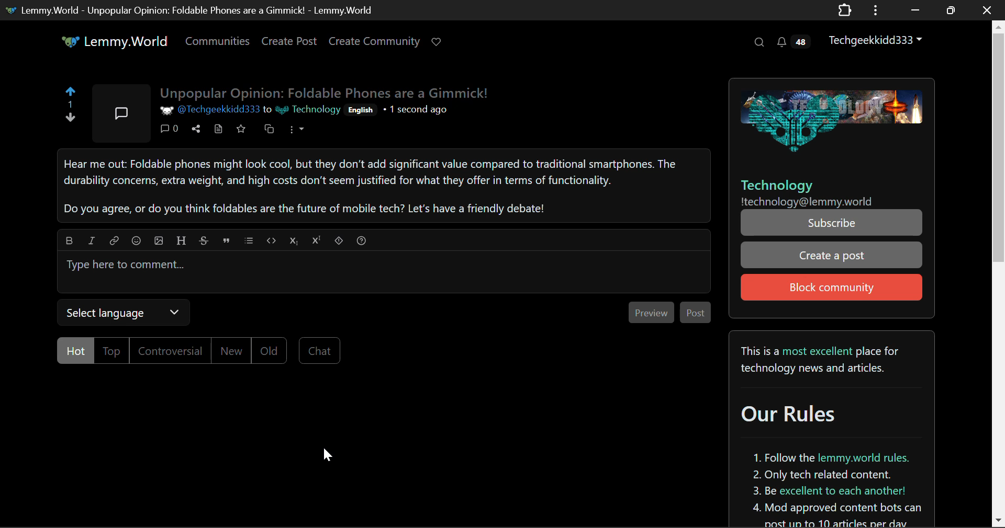 The width and height of the screenshot is (1005, 528). Describe the element at coordinates (269, 350) in the screenshot. I see `Old Comment Filter Unselected` at that location.